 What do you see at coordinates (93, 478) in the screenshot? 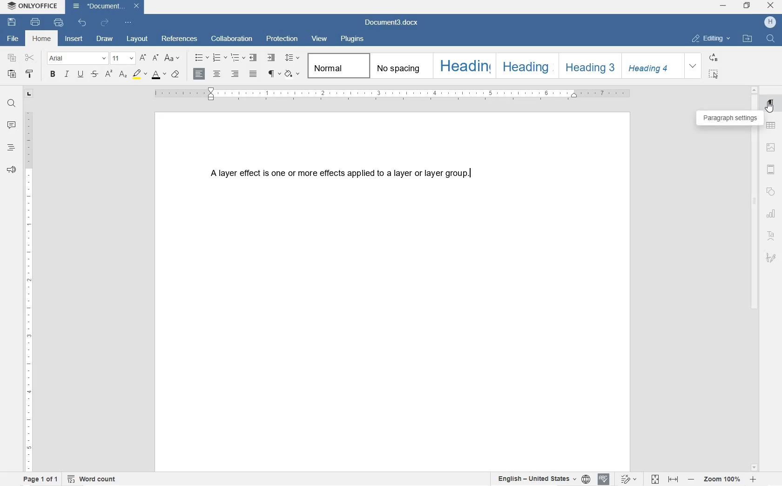
I see `WORD COUNT` at bounding box center [93, 478].